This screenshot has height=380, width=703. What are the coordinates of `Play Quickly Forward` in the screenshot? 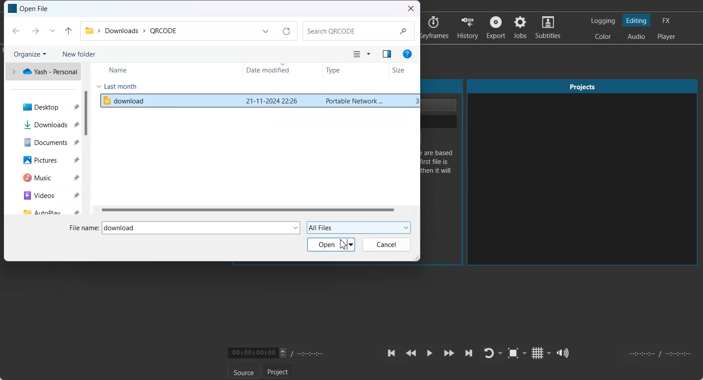 It's located at (449, 353).